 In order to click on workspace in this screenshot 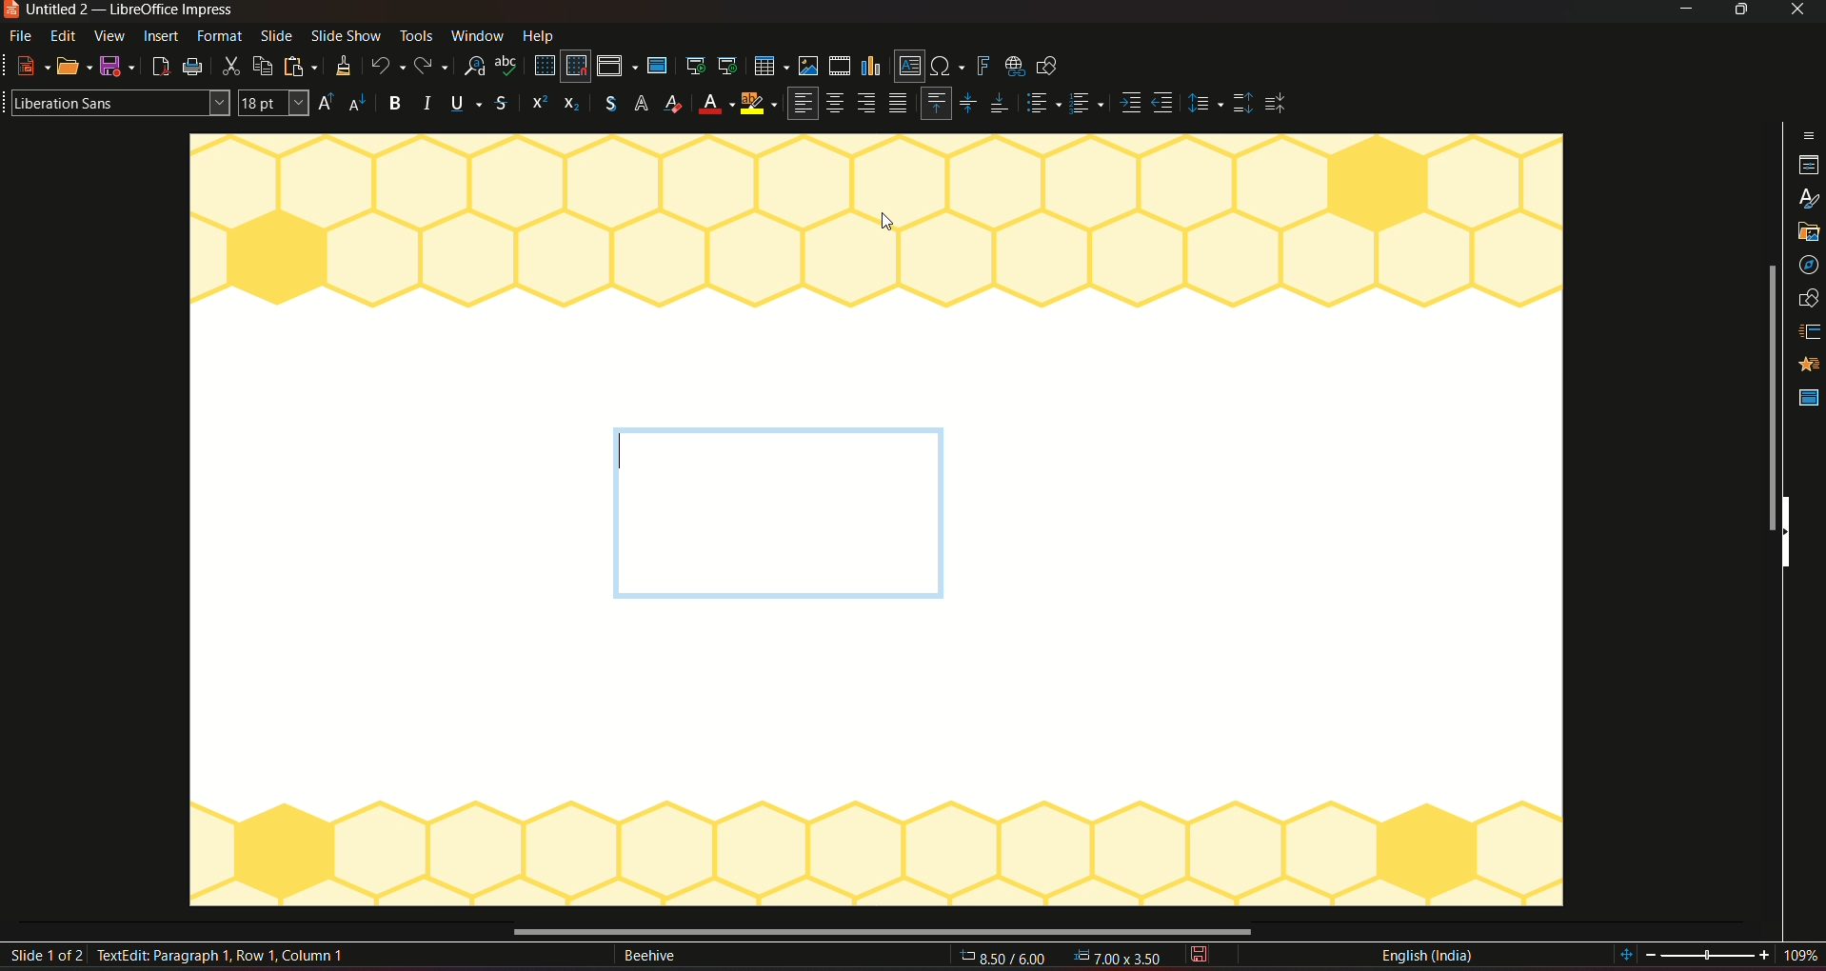, I will do `click(875, 272)`.